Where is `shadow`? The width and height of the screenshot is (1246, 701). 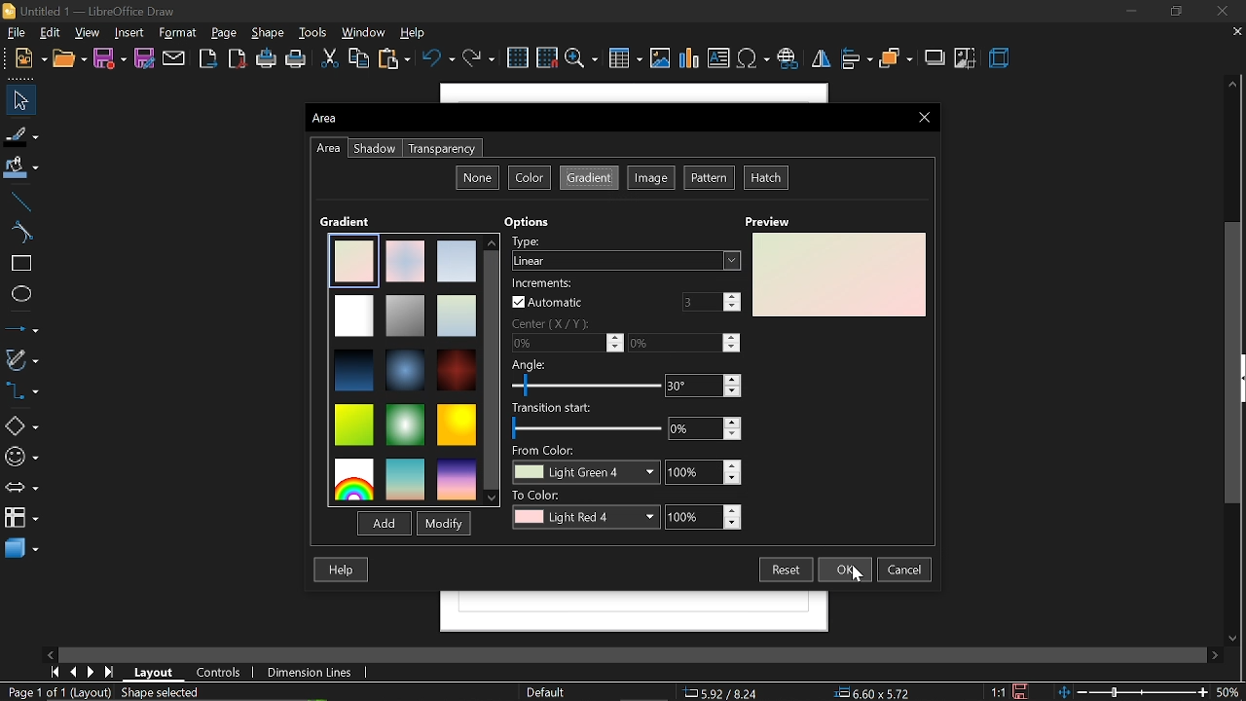 shadow is located at coordinates (375, 149).